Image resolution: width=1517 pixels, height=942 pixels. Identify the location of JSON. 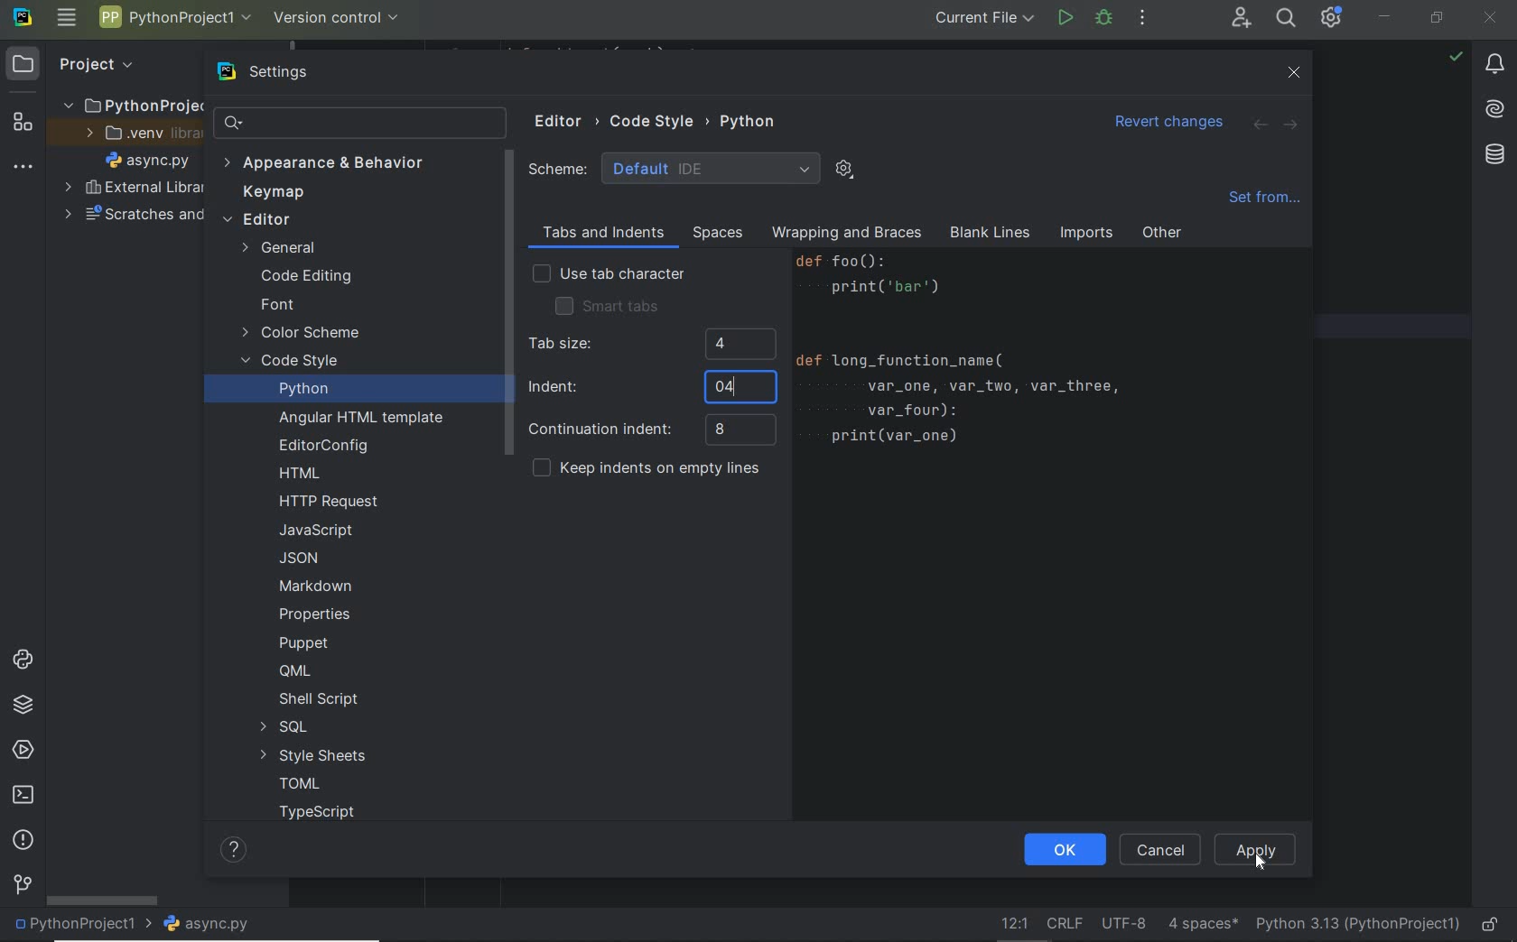
(304, 558).